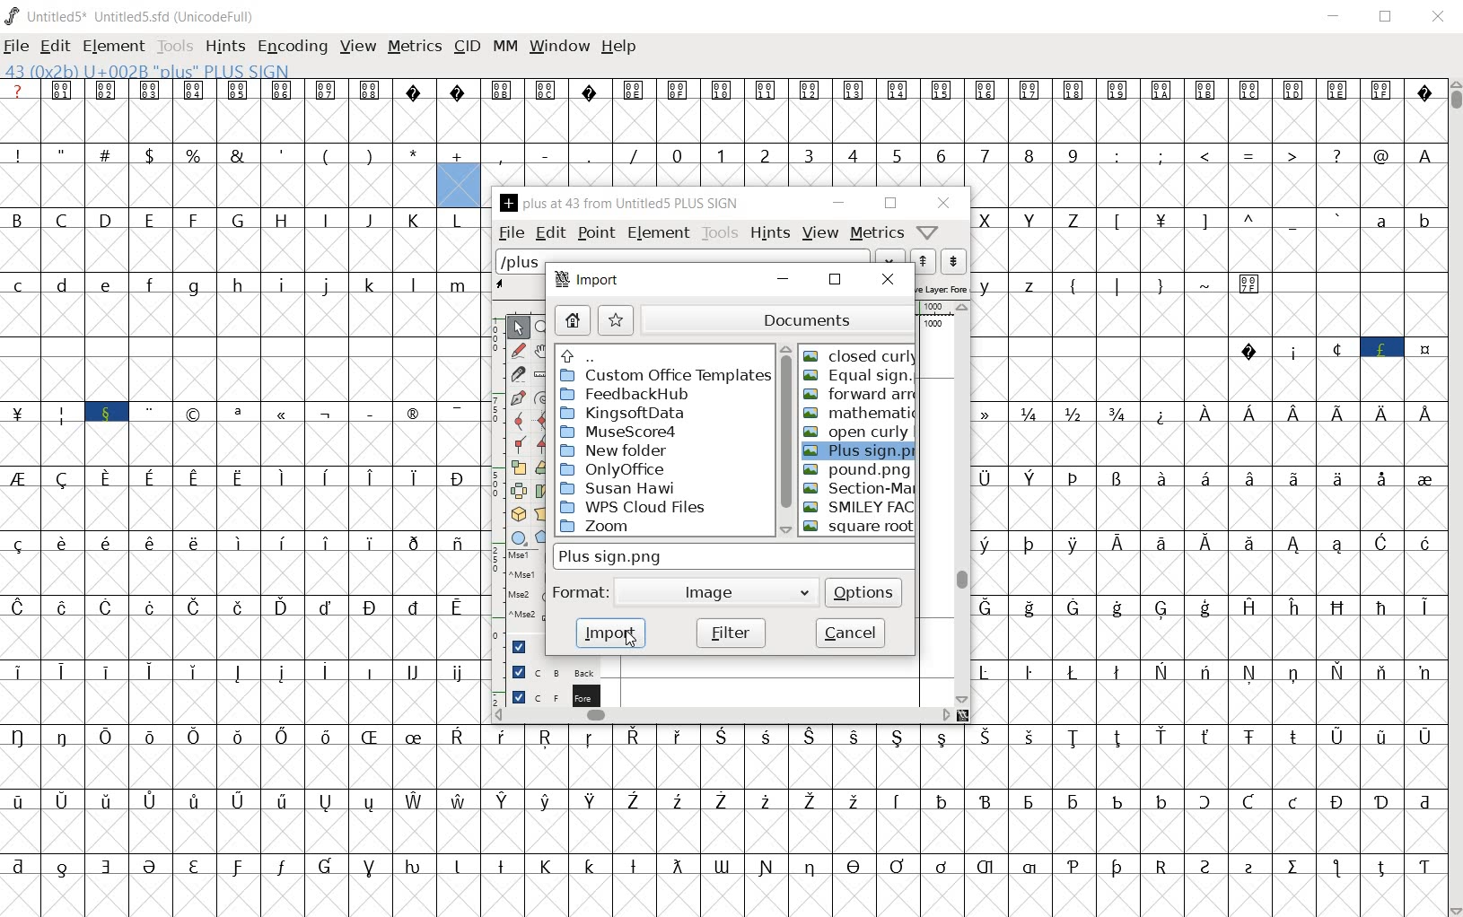 The width and height of the screenshot is (1463, 917). I want to click on MuseScore, so click(621, 432).